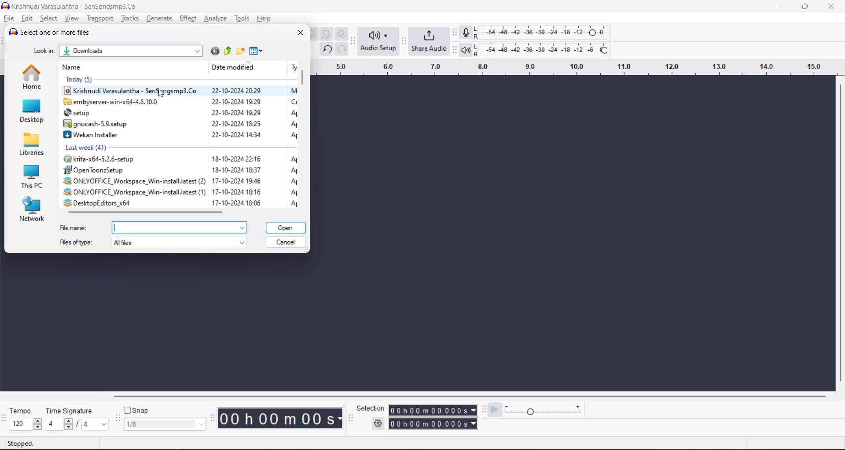 Image resolution: width=845 pixels, height=450 pixels. I want to click on help, so click(265, 18).